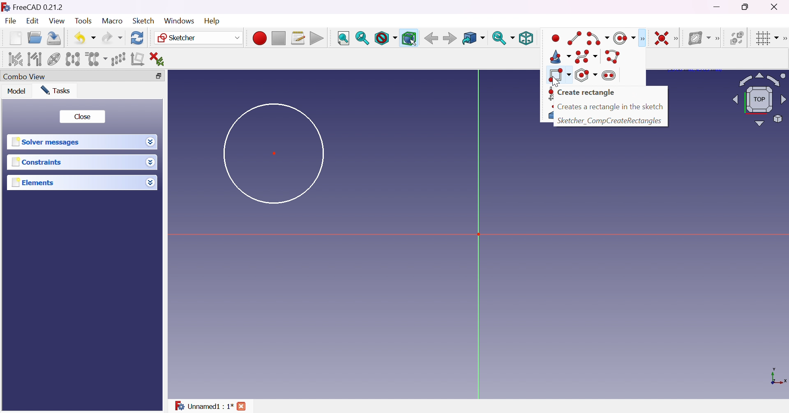  Describe the element at coordinates (777, 377) in the screenshot. I see `x, y axis` at that location.